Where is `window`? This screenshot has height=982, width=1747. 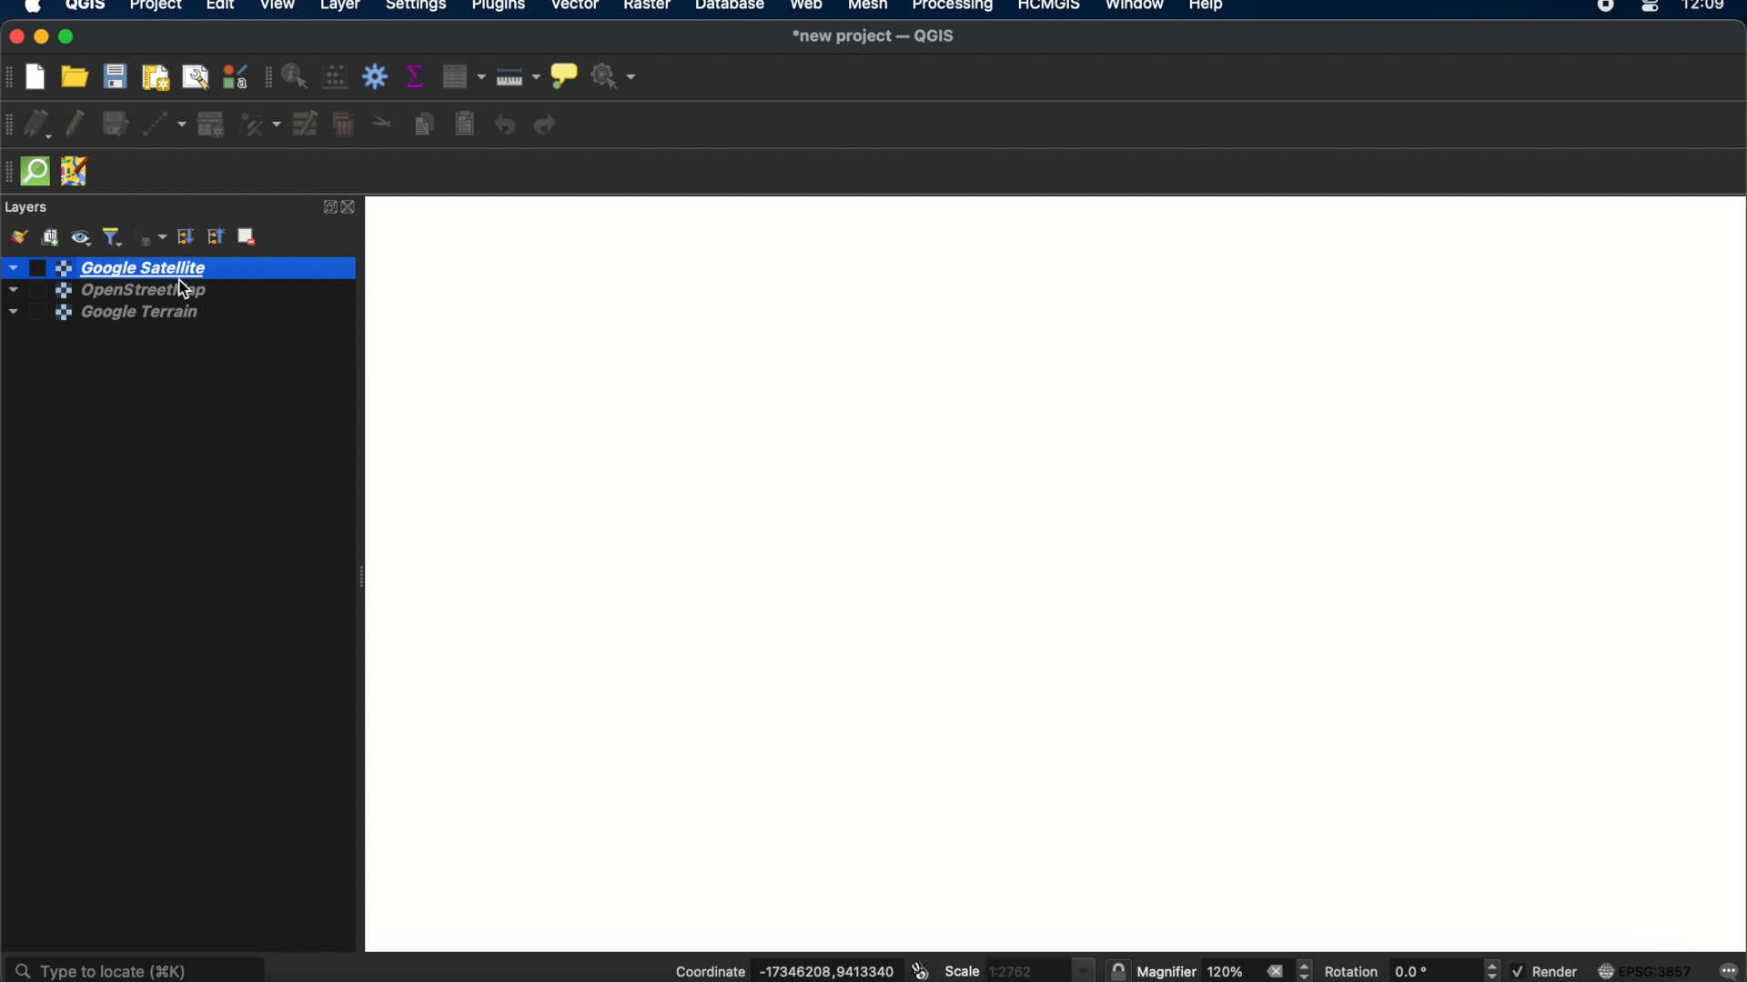 window is located at coordinates (1134, 7).